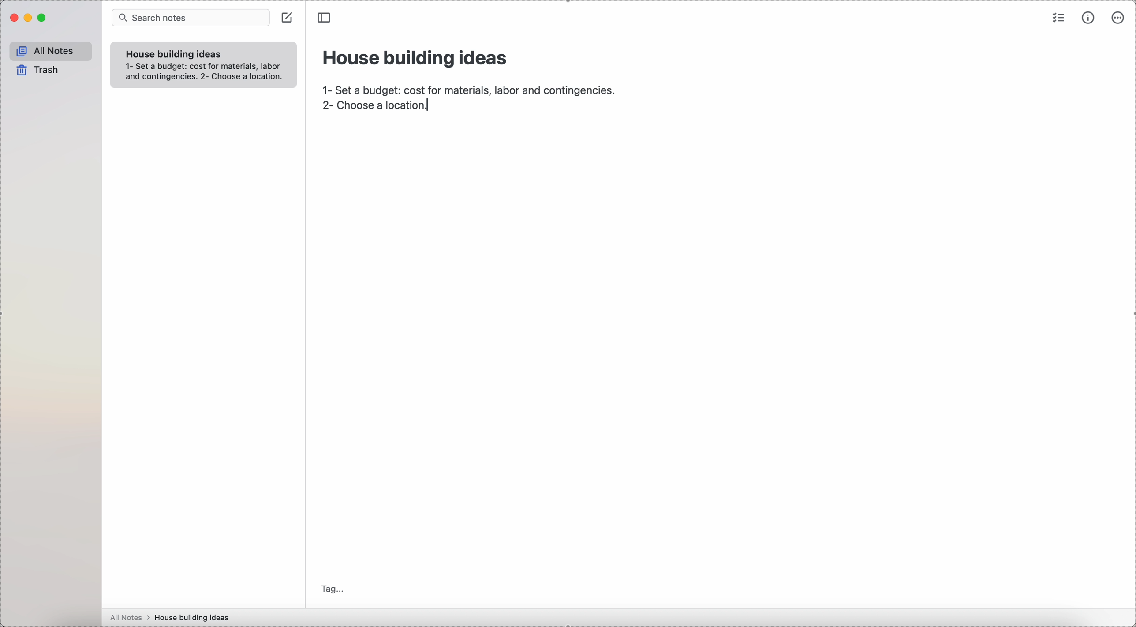 The height and width of the screenshot is (627, 1136). I want to click on check list, so click(1057, 19).